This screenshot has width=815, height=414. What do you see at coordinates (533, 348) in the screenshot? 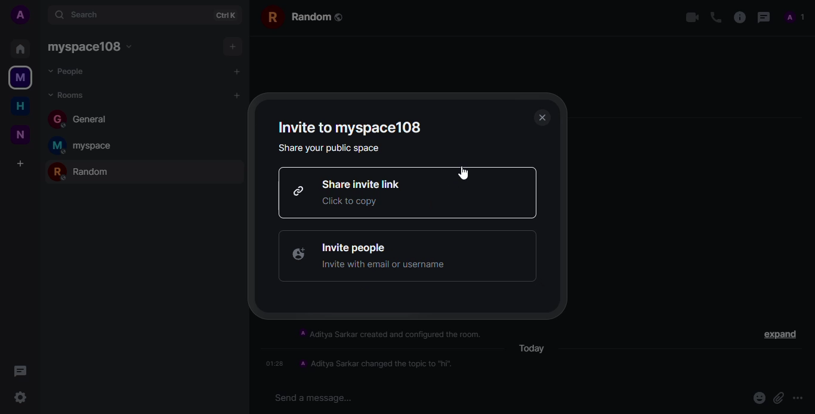
I see `today` at bounding box center [533, 348].